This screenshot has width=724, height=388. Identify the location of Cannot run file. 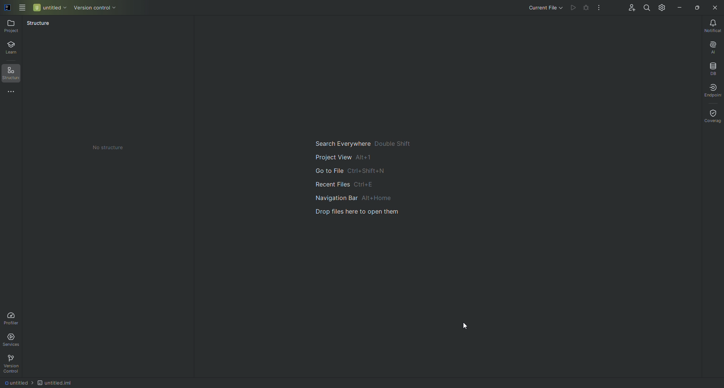
(587, 6).